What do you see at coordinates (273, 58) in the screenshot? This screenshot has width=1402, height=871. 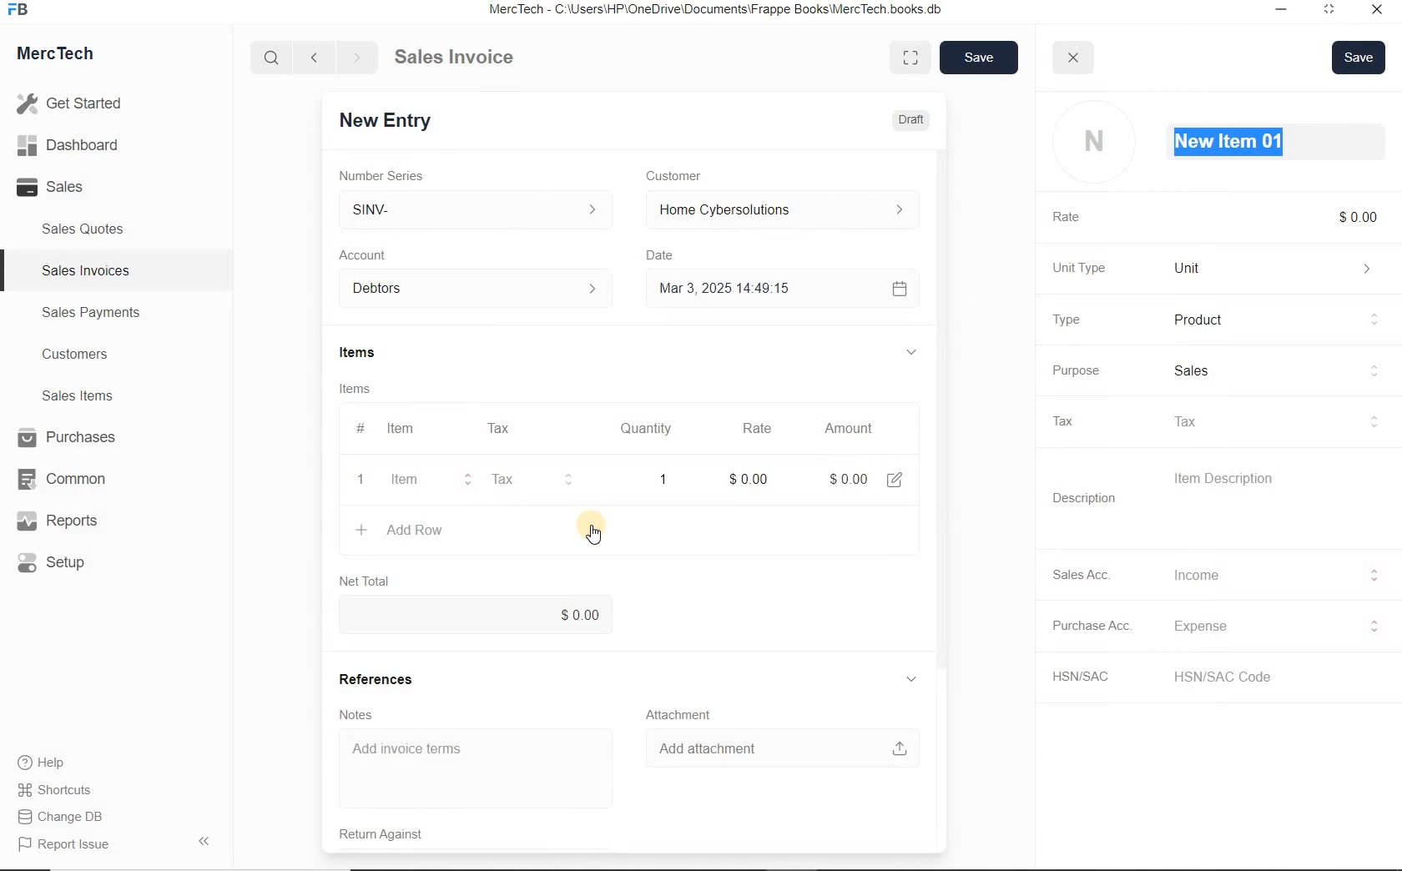 I see `Search` at bounding box center [273, 58].